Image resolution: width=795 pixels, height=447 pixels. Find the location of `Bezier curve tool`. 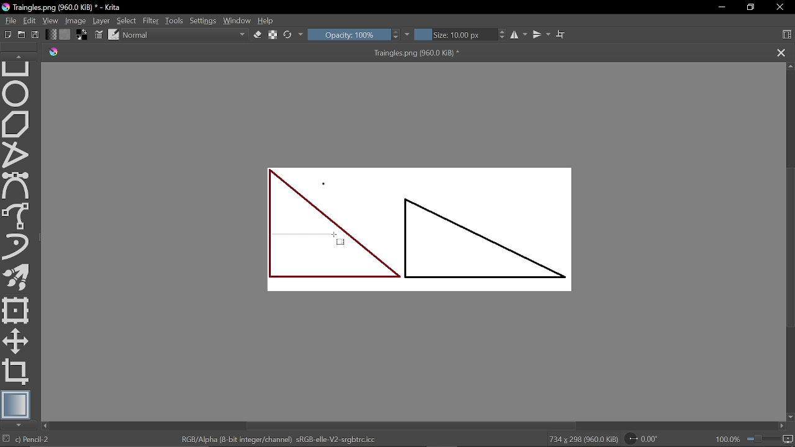

Bezier curve tool is located at coordinates (17, 186).